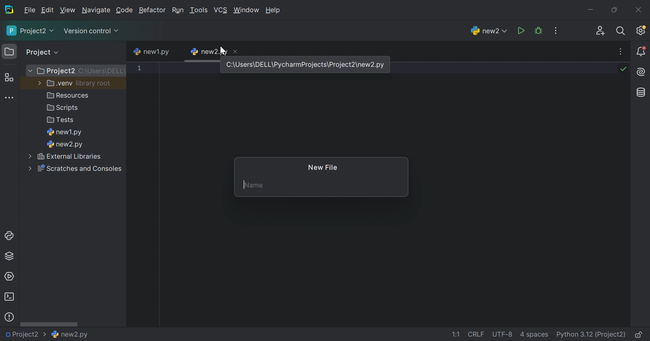 The height and width of the screenshot is (341, 650). Describe the element at coordinates (49, 325) in the screenshot. I see `Scroll bar` at that location.